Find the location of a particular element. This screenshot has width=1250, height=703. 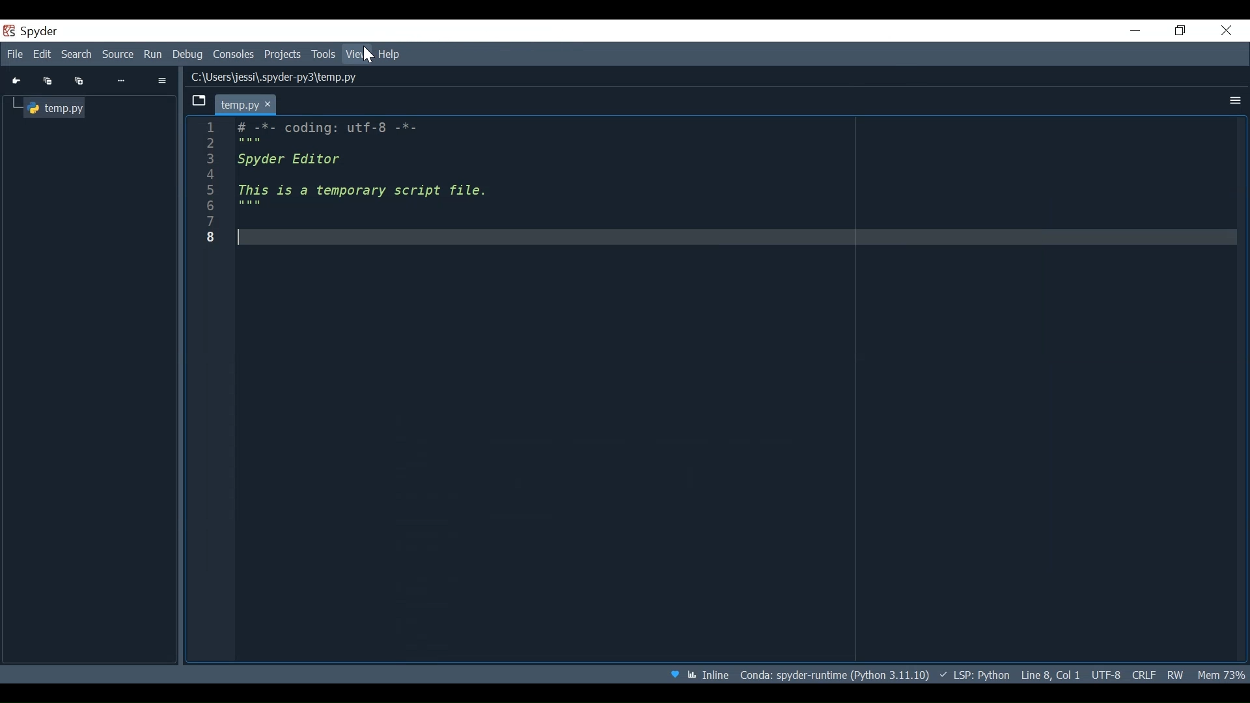

temp.py is located at coordinates (57, 107).